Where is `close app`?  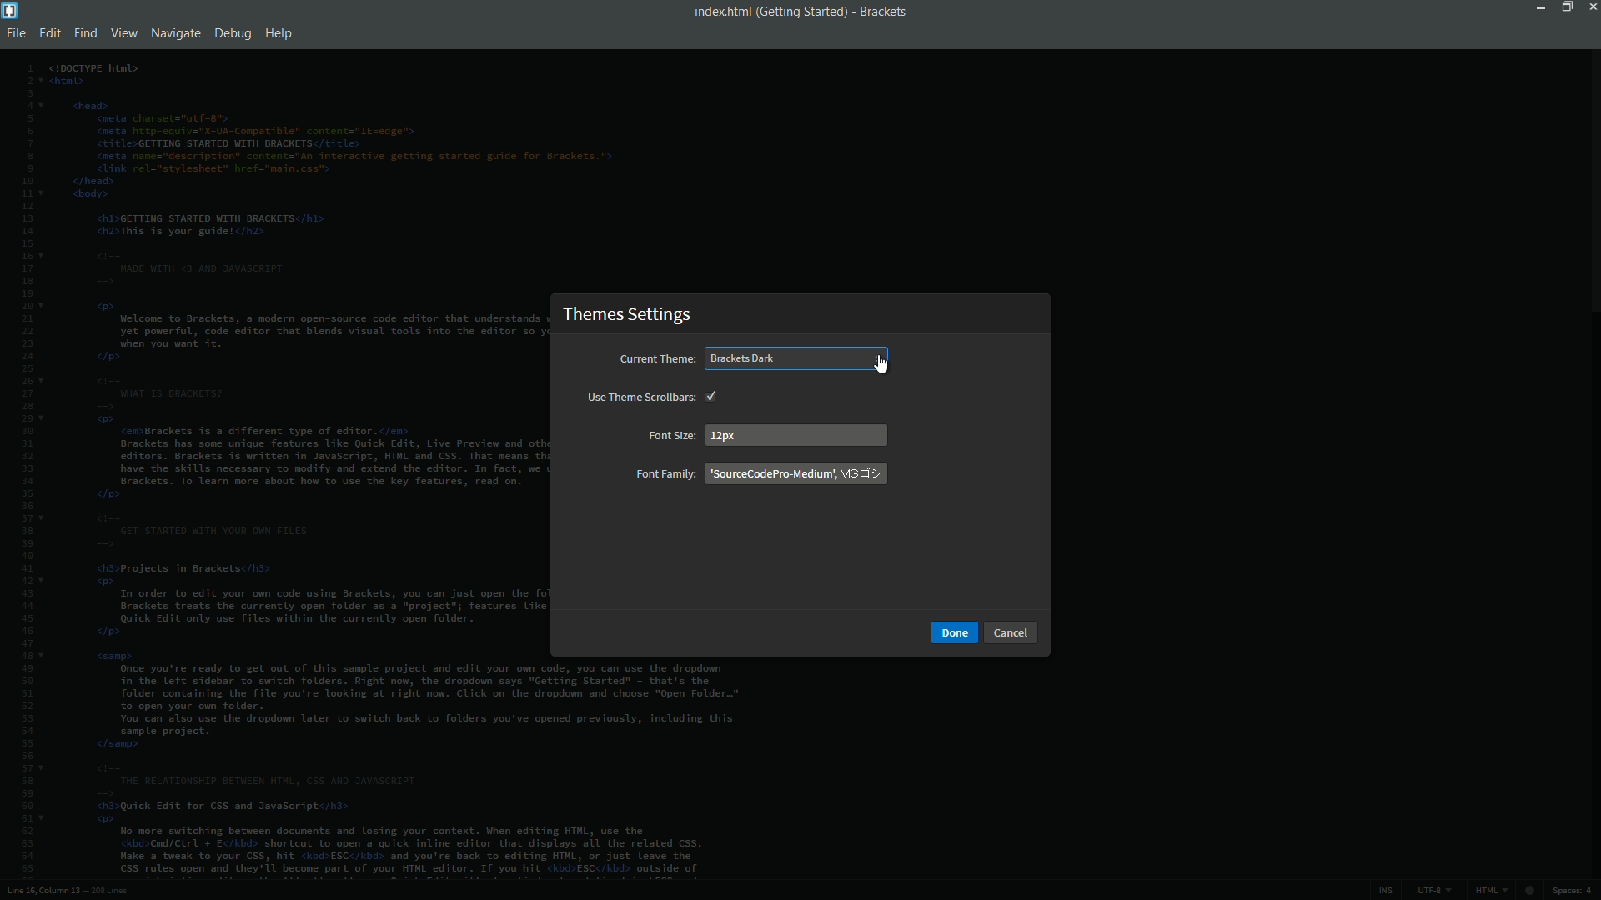 close app is located at coordinates (1591, 7).